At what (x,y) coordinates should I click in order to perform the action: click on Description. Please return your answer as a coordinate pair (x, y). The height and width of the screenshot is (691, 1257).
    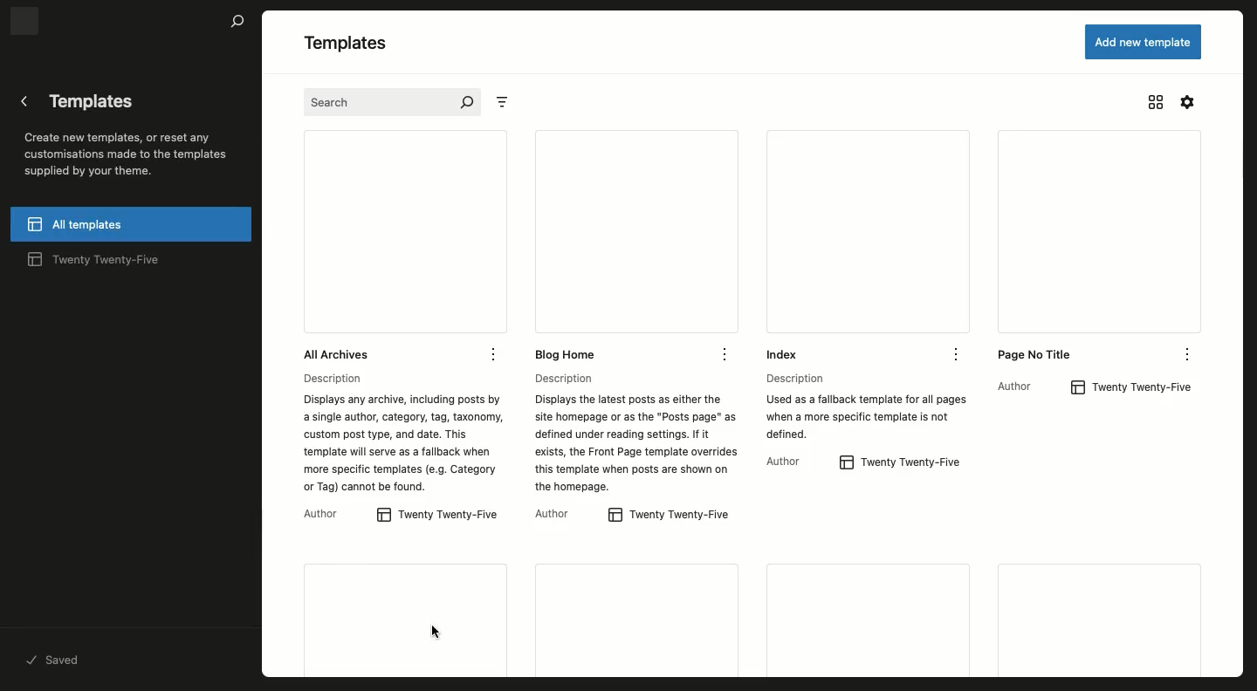
    Looking at the image, I should click on (869, 407).